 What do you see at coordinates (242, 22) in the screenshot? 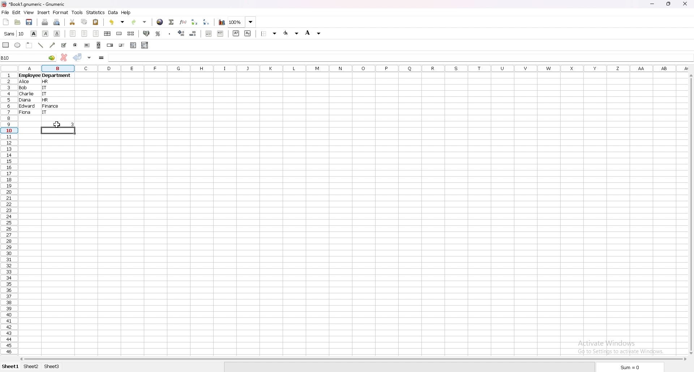
I see `zoom` at bounding box center [242, 22].